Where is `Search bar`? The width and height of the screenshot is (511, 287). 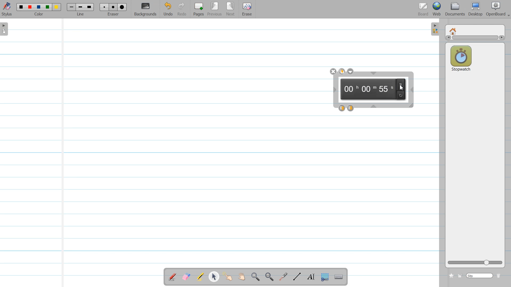
Search bar is located at coordinates (480, 275).